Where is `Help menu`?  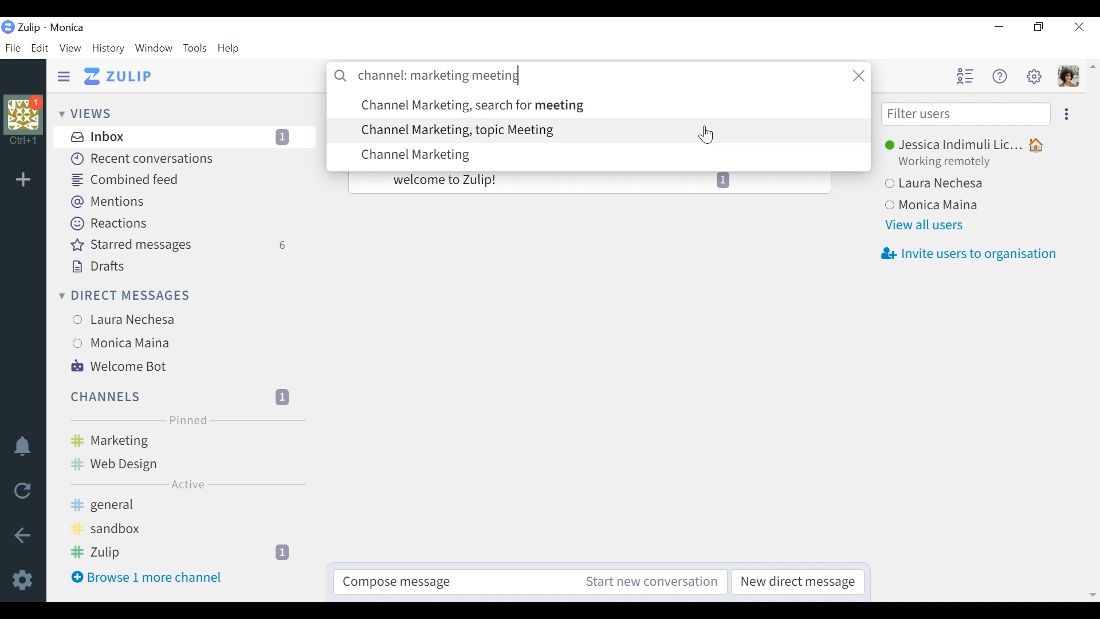
Help menu is located at coordinates (999, 76).